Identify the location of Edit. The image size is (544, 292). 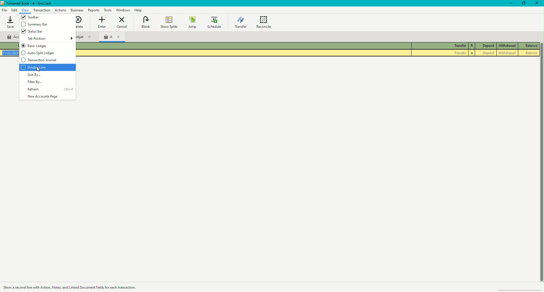
(15, 10).